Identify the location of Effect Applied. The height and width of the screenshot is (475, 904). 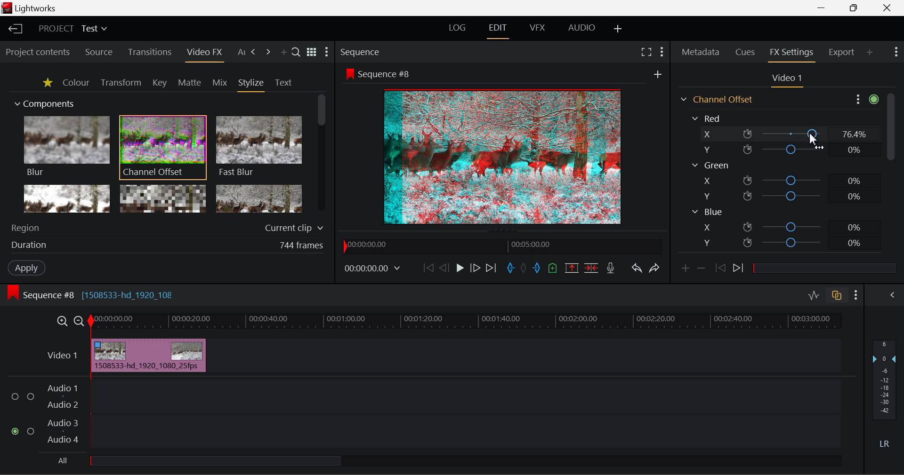
(149, 354).